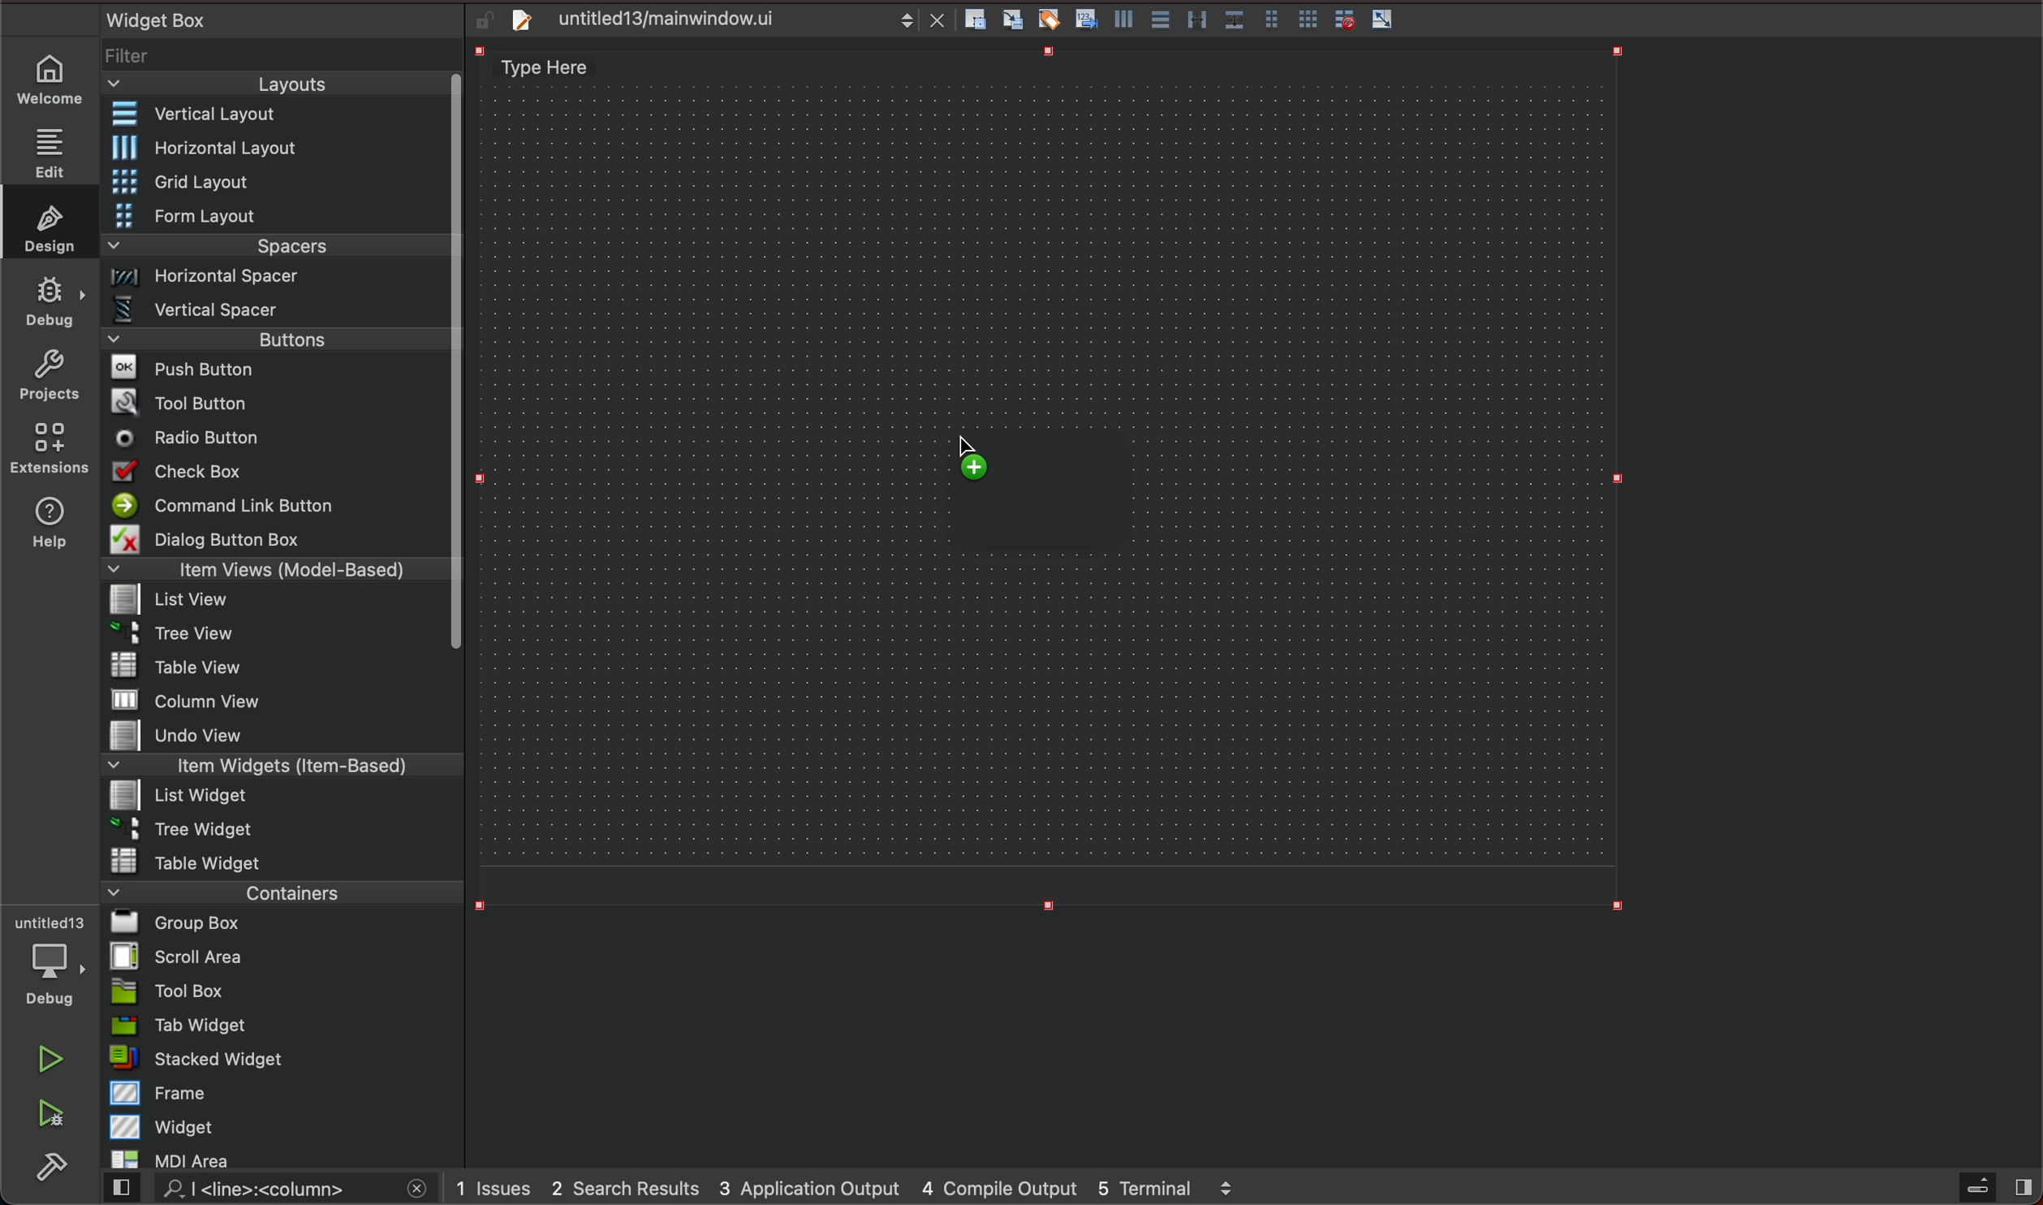 Image resolution: width=2043 pixels, height=1205 pixels. I want to click on MDI Area, so click(272, 1160).